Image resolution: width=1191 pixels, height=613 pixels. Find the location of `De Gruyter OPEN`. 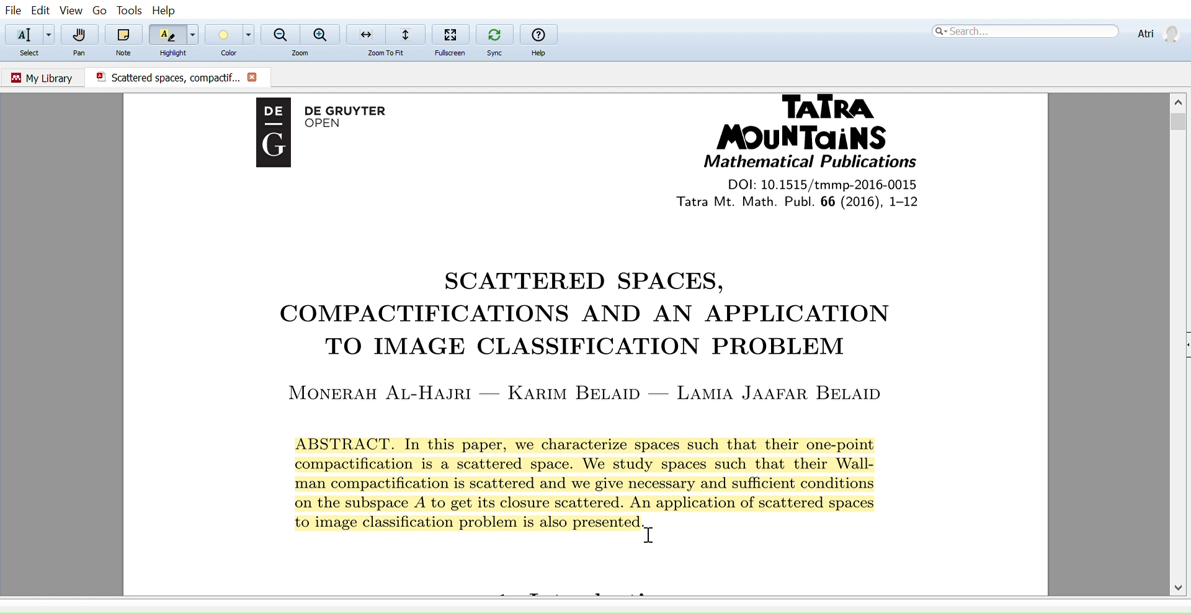

De Gruyter OPEN is located at coordinates (358, 120).